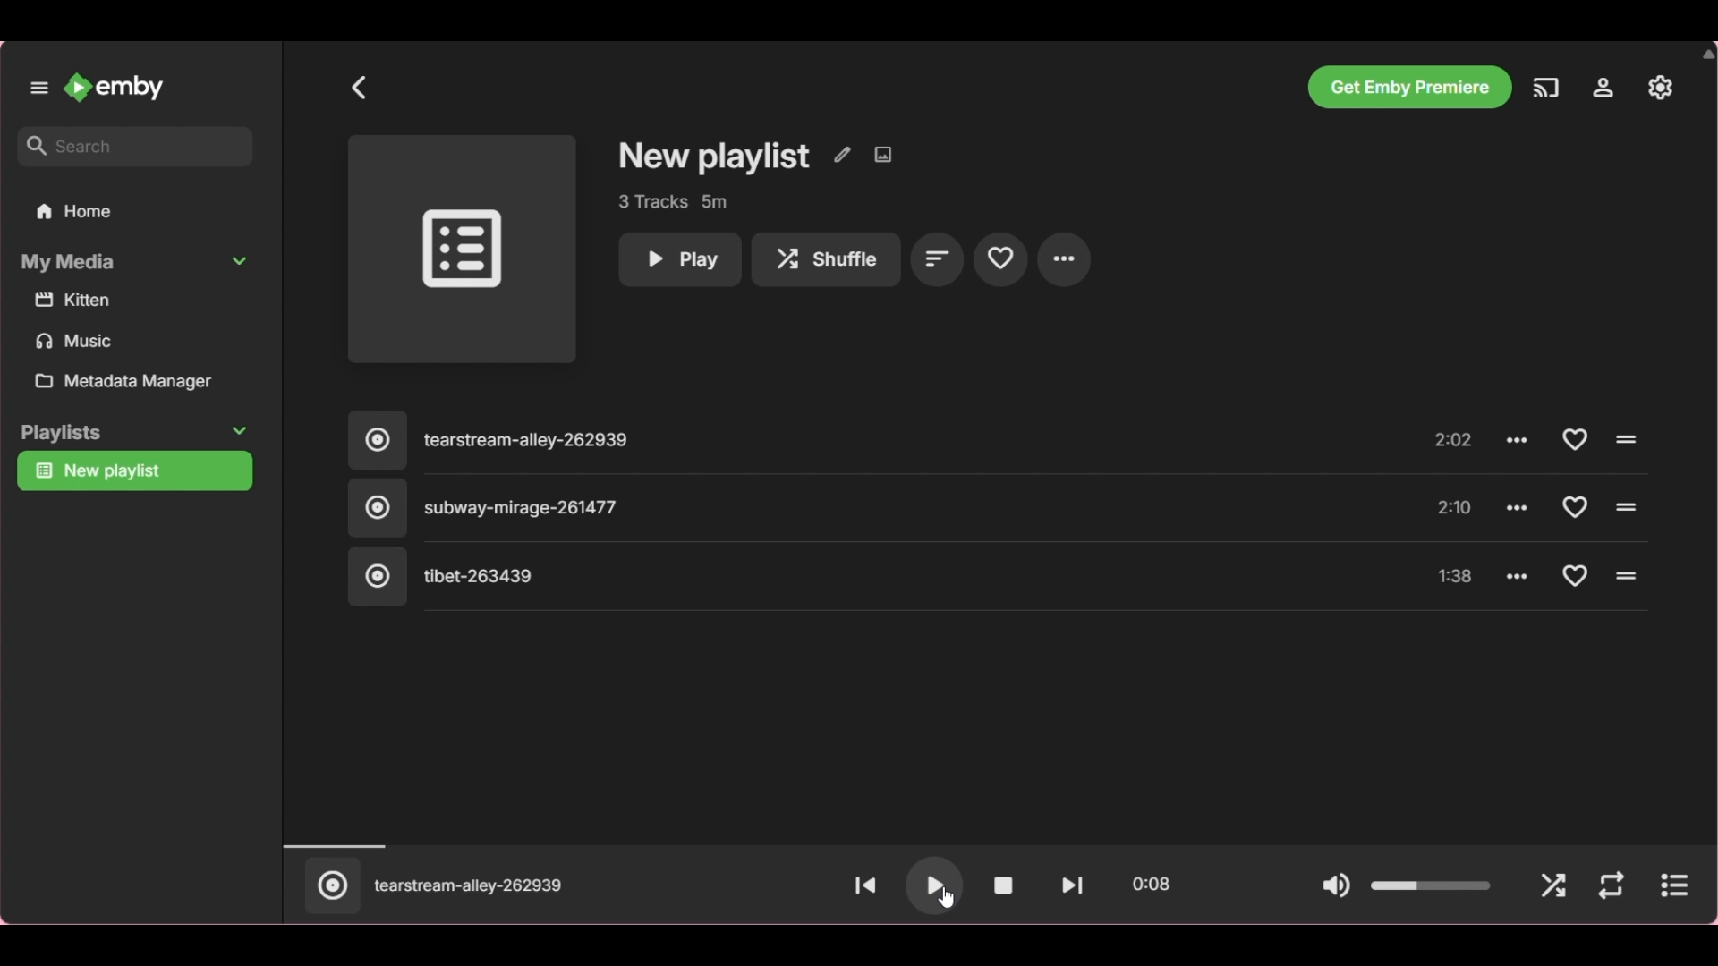  I want to click on Change volume of song, so click(1432, 885).